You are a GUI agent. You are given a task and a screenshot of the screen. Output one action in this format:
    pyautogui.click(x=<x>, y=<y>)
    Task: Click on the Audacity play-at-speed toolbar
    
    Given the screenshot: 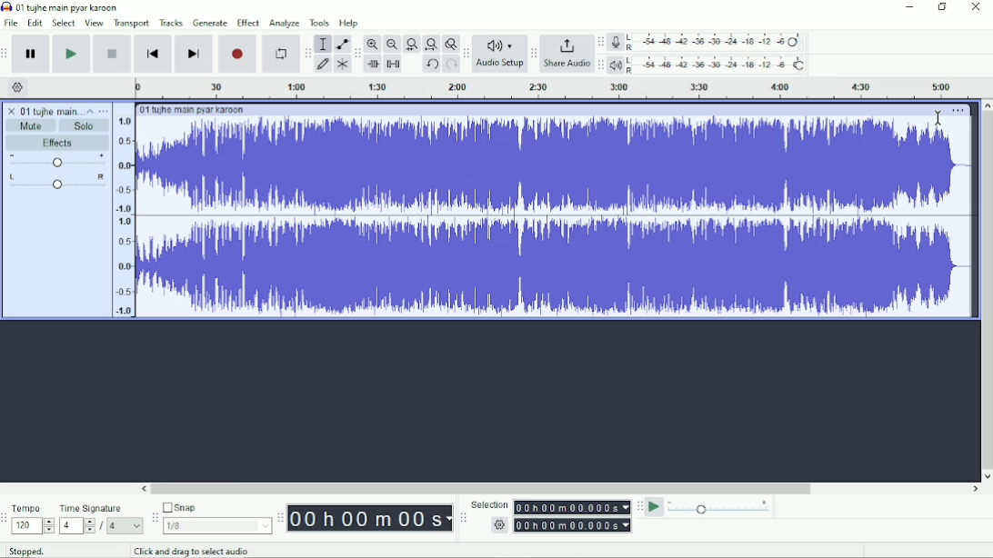 What is the action you would take?
    pyautogui.click(x=639, y=507)
    